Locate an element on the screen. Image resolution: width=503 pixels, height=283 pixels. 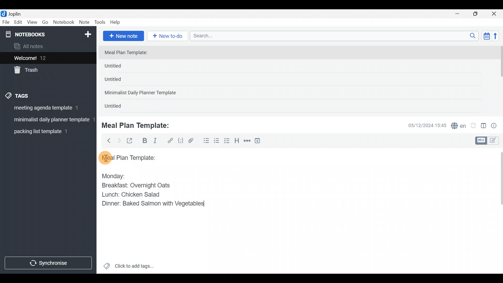
Toggle editors is located at coordinates (488, 140).